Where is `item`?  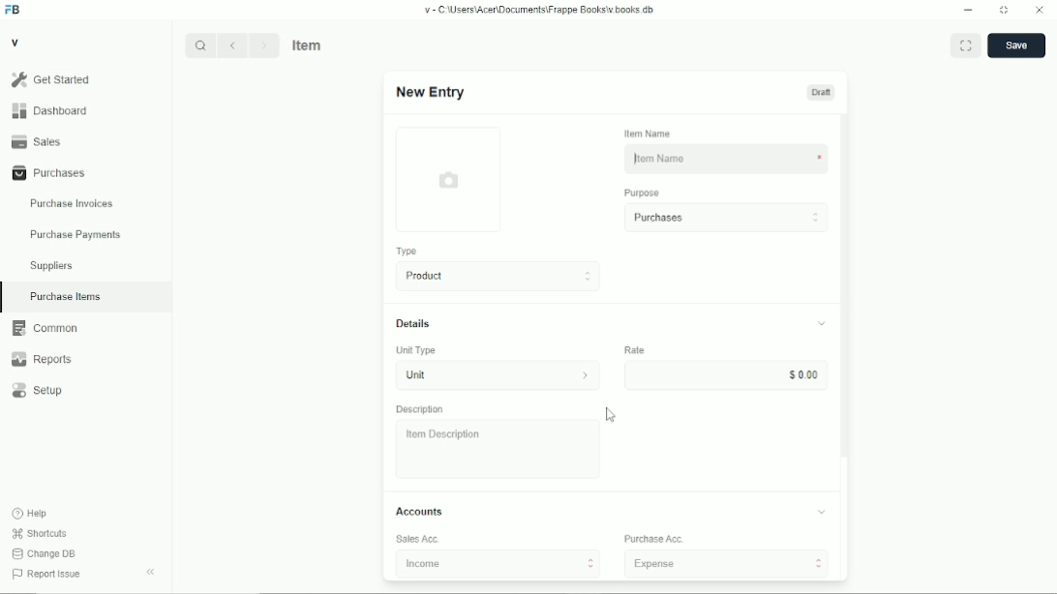
item is located at coordinates (309, 45).